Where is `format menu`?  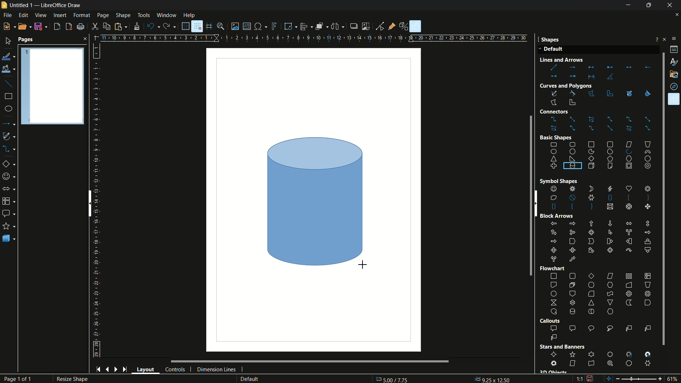 format menu is located at coordinates (82, 15).